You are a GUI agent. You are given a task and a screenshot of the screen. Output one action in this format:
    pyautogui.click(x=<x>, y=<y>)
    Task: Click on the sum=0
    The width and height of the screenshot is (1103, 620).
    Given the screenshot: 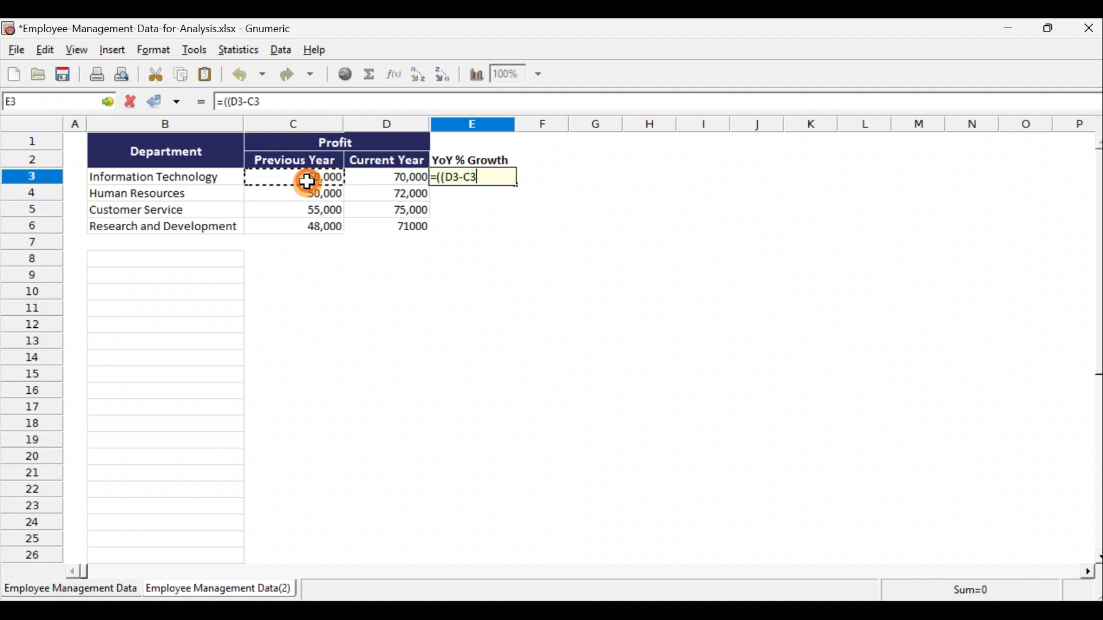 What is the action you would take?
    pyautogui.click(x=990, y=591)
    